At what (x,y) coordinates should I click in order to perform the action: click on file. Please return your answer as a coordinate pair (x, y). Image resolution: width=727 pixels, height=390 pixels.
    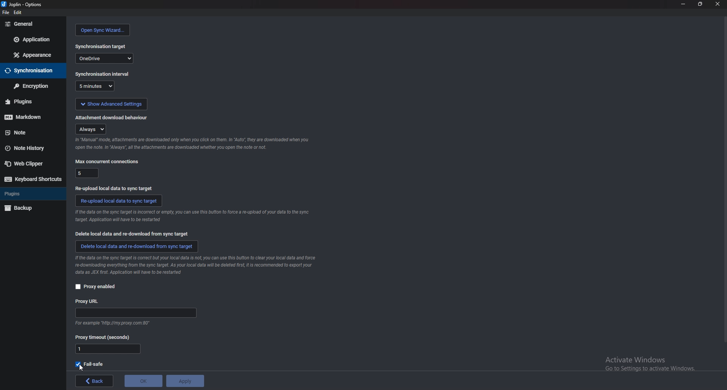
    Looking at the image, I should click on (5, 12).